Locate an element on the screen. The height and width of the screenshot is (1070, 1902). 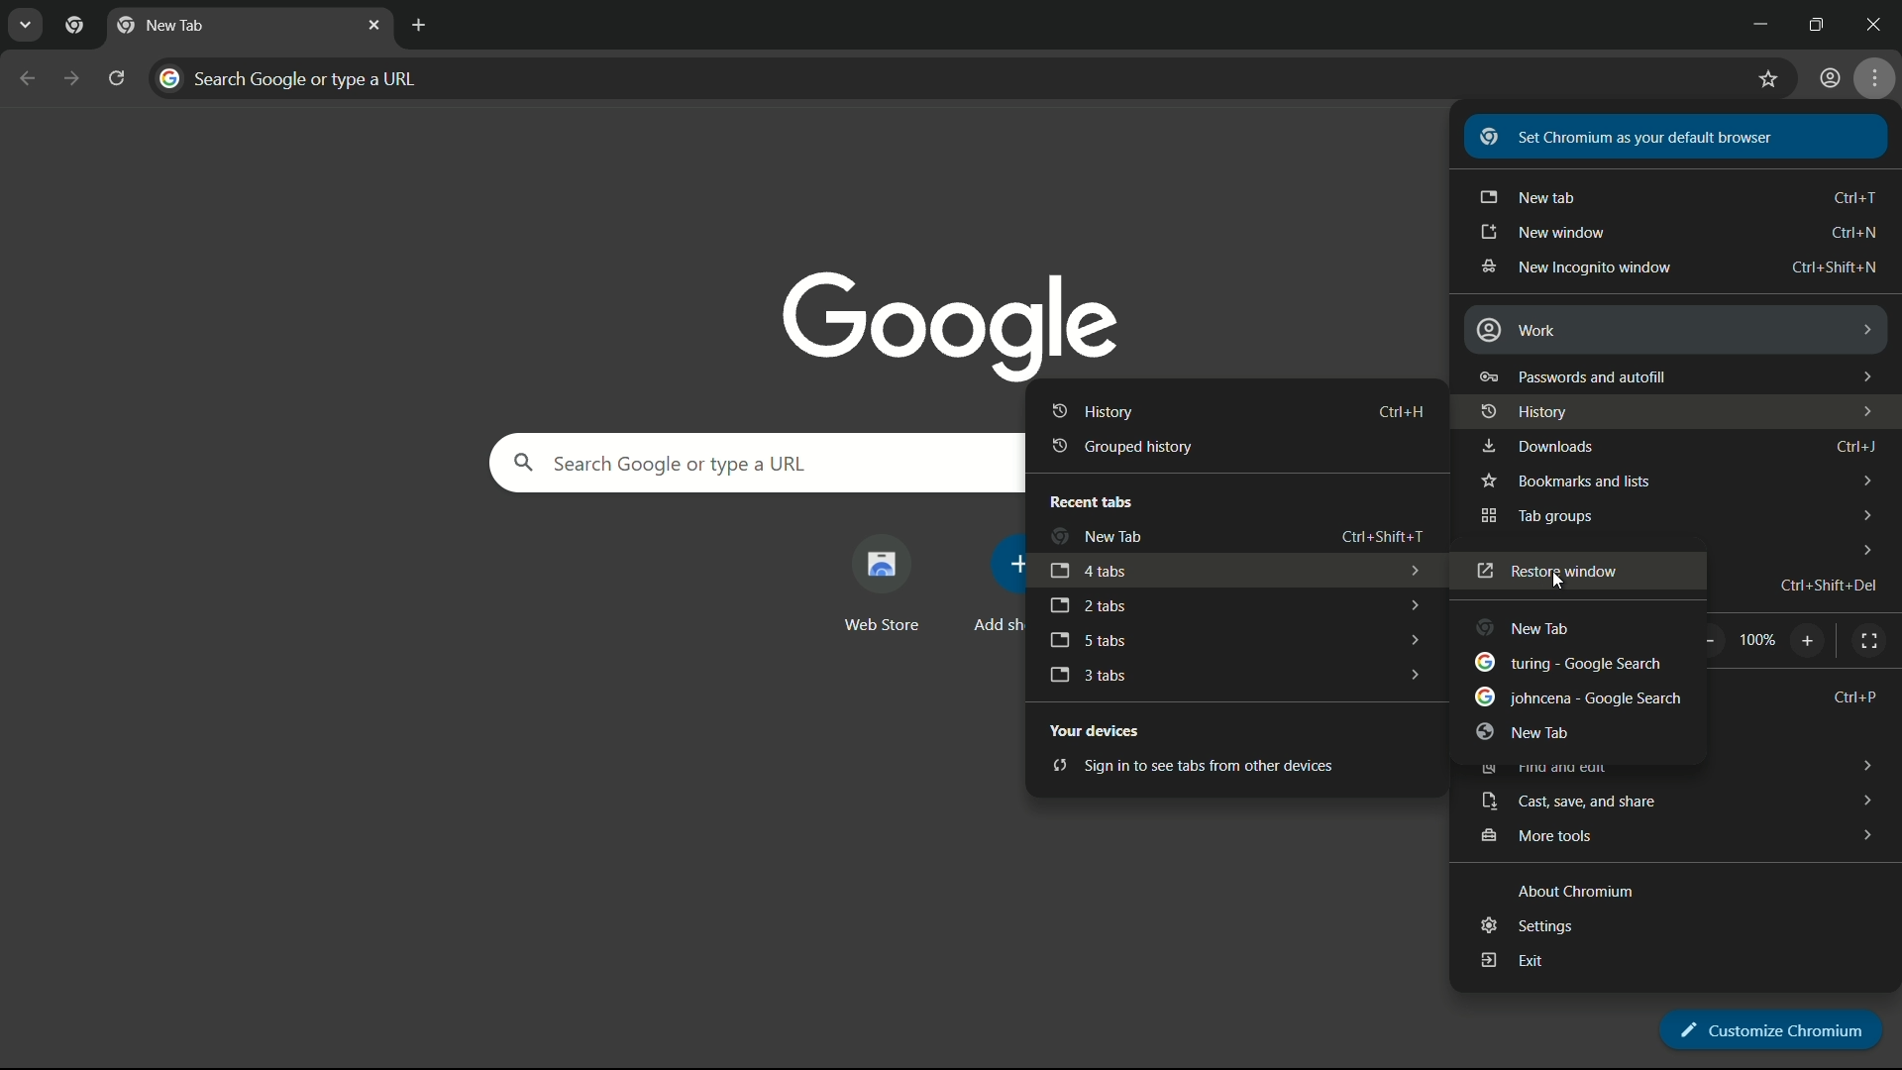
new incognito window is located at coordinates (1573, 268).